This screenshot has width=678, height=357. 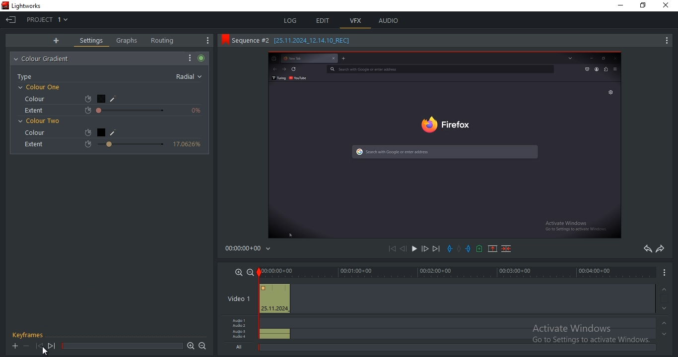 What do you see at coordinates (35, 111) in the screenshot?
I see `extent` at bounding box center [35, 111].